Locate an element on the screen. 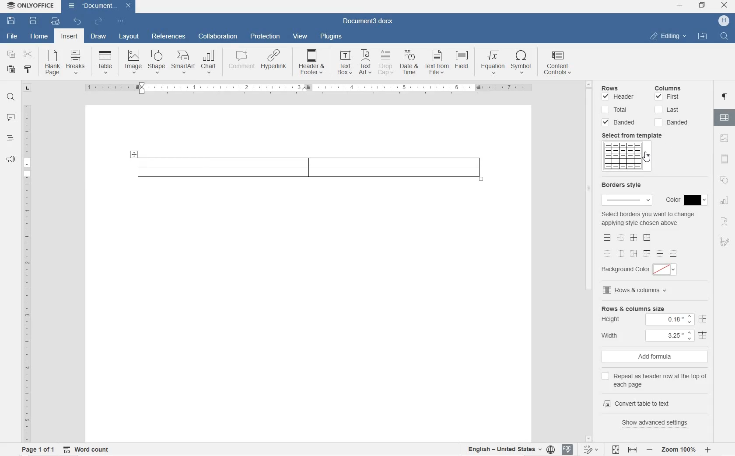 This screenshot has height=456, width=735. SCROLLBAR is located at coordinates (590, 261).